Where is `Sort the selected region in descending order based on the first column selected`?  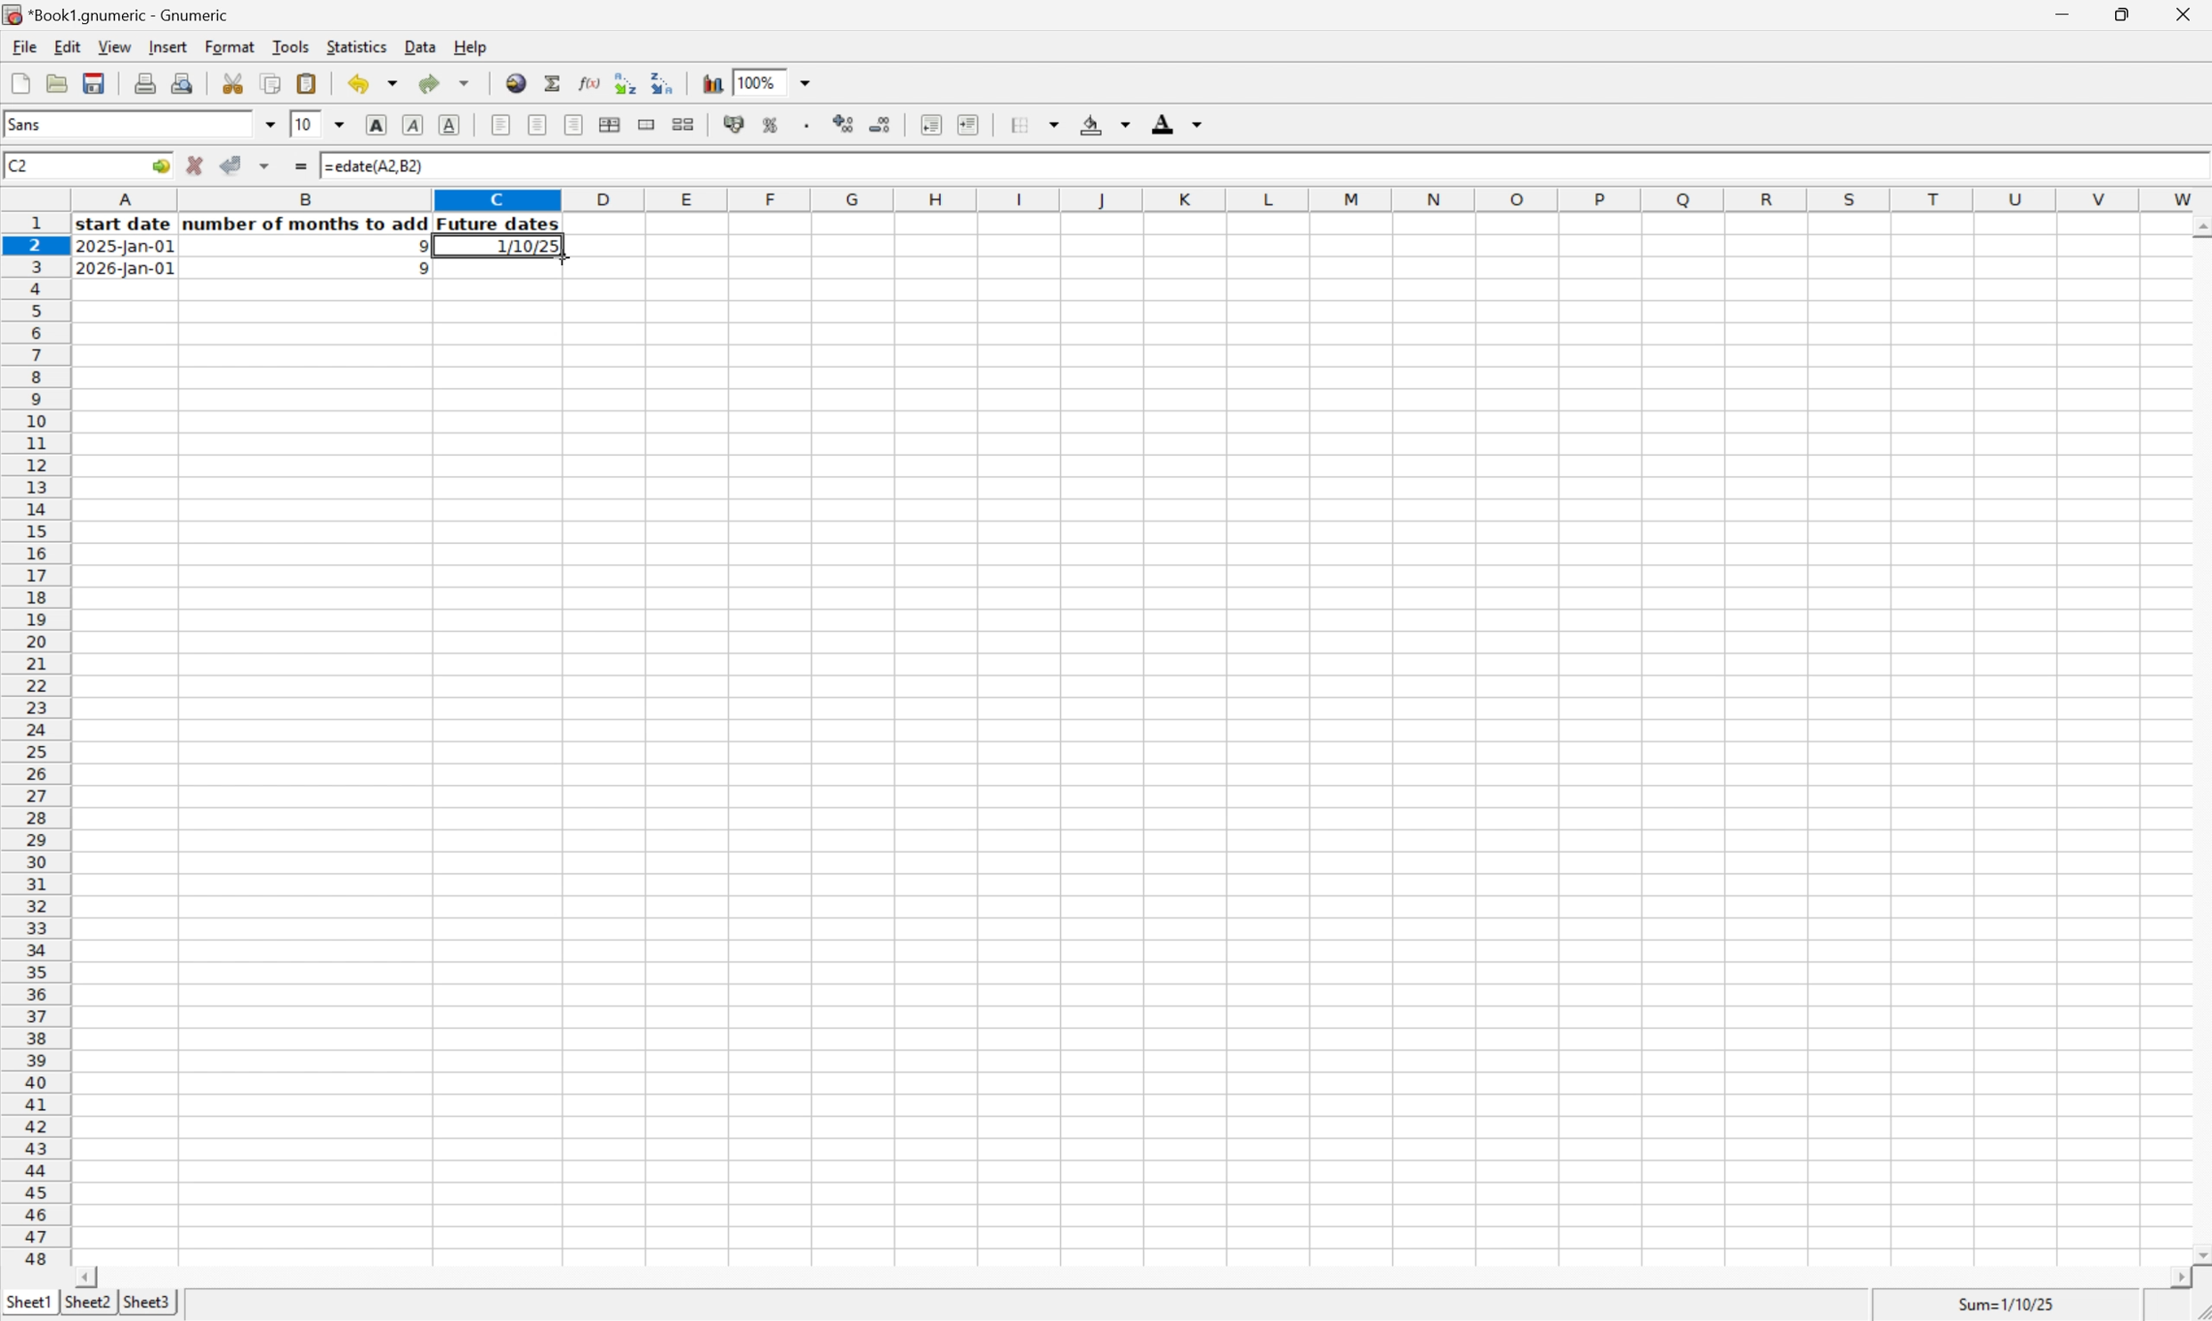 Sort the selected region in descending order based on the first column selected is located at coordinates (665, 82).